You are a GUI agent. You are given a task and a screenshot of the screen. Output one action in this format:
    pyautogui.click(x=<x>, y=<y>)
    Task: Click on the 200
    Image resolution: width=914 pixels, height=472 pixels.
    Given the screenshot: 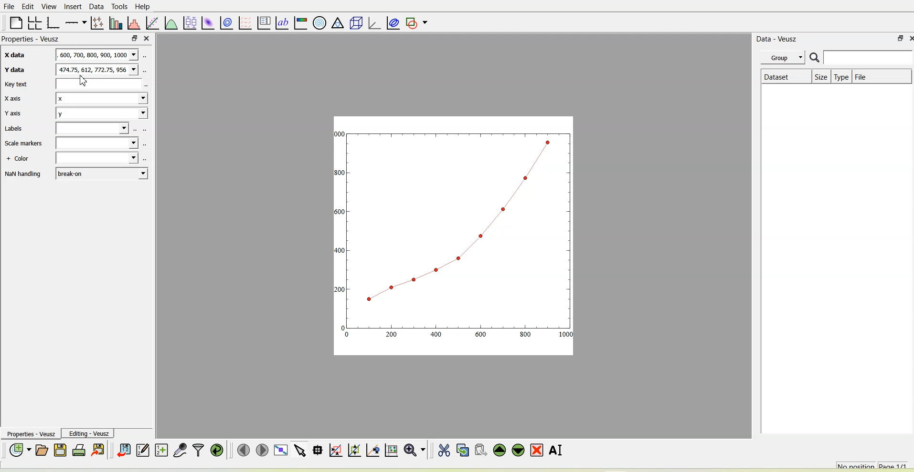 What is the action you would take?
    pyautogui.click(x=339, y=290)
    